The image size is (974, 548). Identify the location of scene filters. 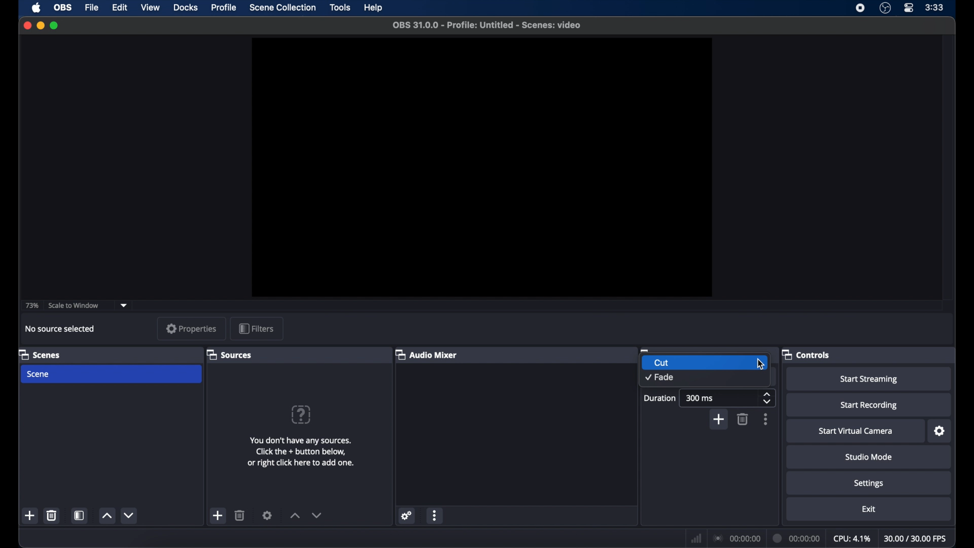
(80, 516).